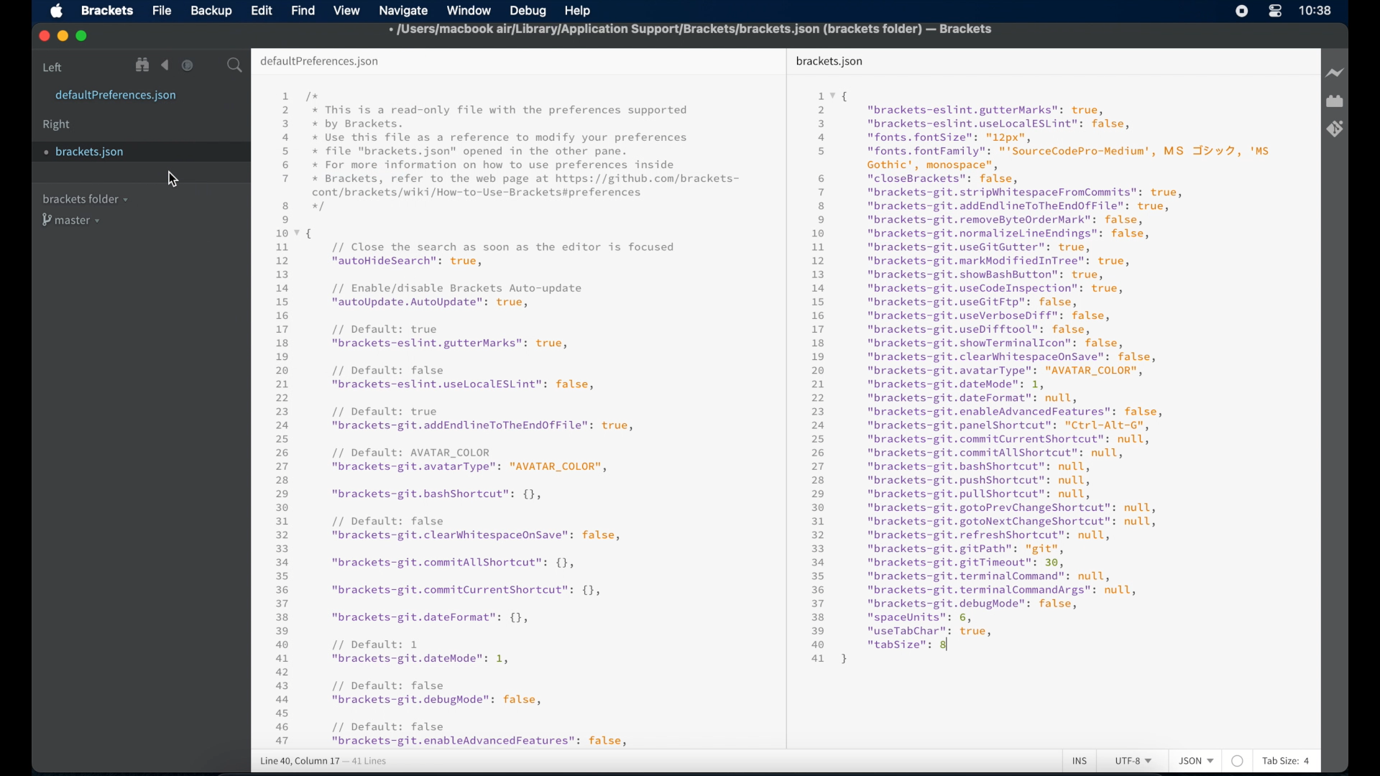  Describe the element at coordinates (173, 180) in the screenshot. I see `cursor` at that location.